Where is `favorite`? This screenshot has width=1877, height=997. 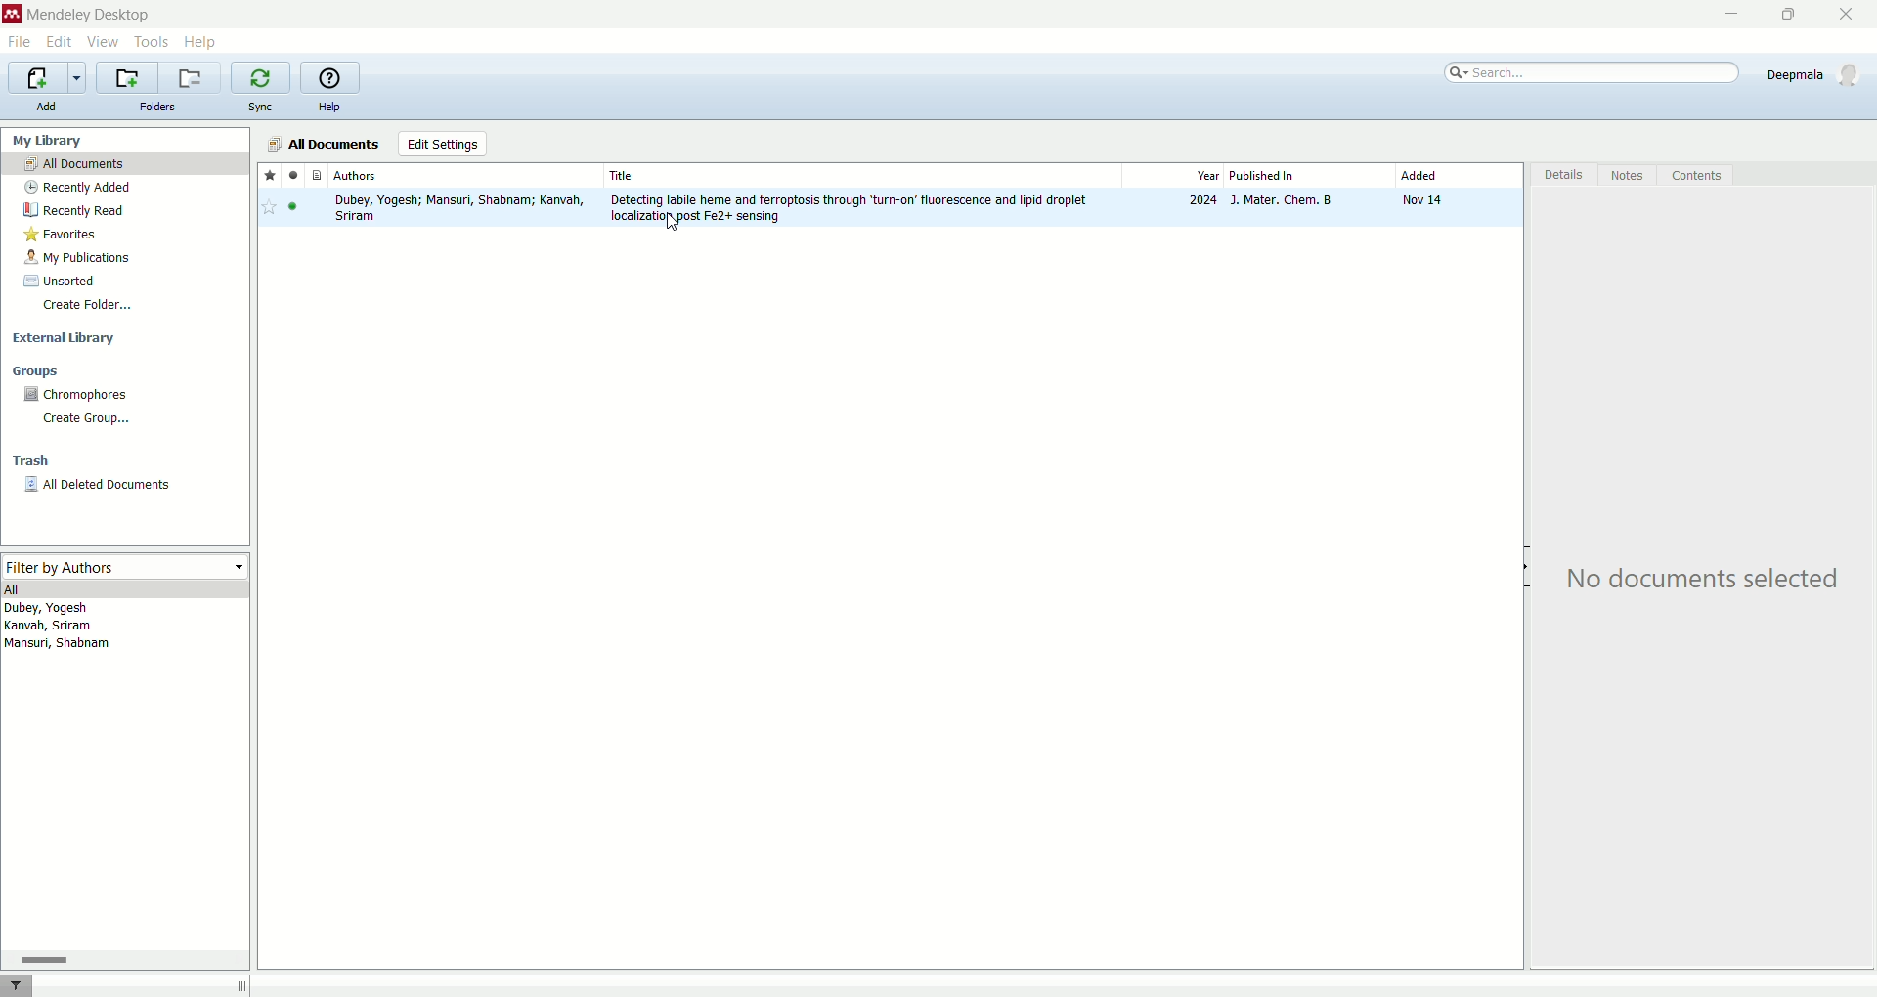
favorite is located at coordinates (269, 176).